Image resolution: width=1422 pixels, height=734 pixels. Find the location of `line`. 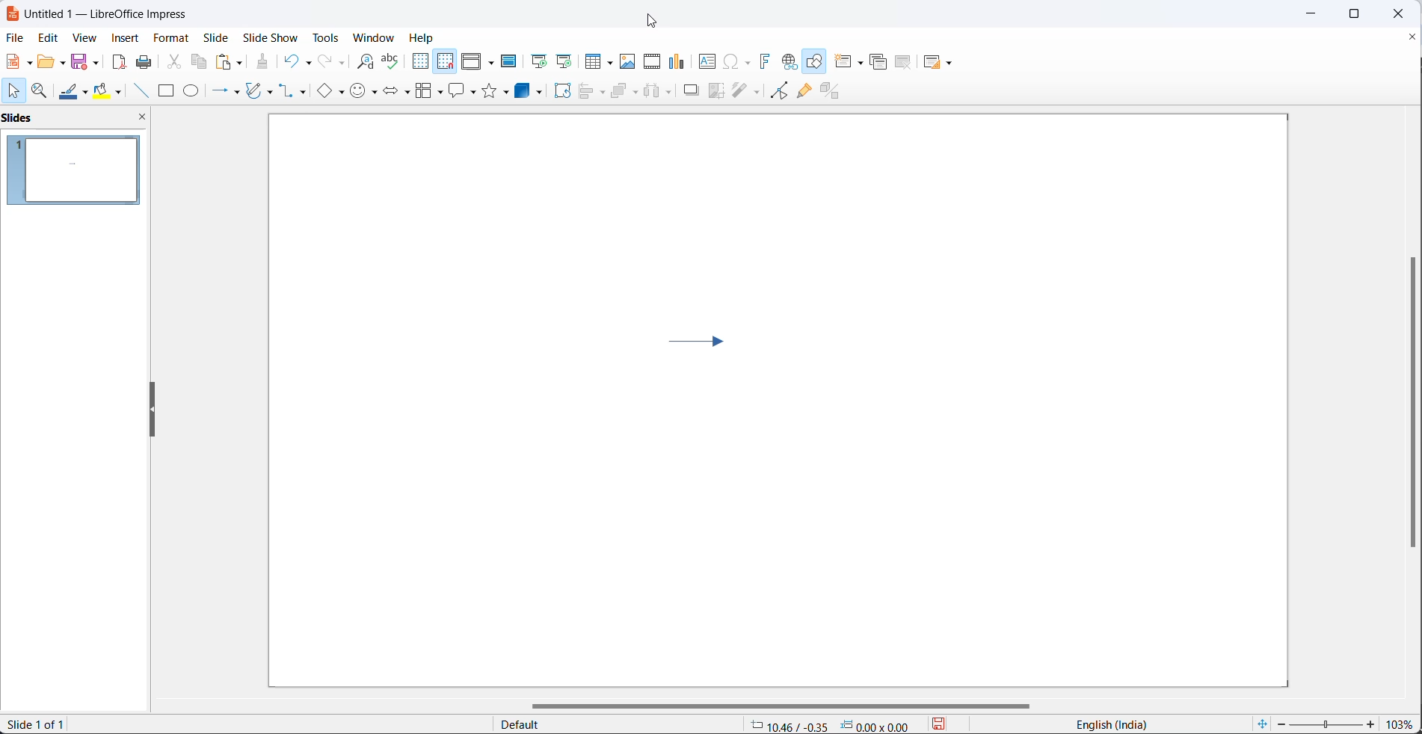

line is located at coordinates (138, 91).